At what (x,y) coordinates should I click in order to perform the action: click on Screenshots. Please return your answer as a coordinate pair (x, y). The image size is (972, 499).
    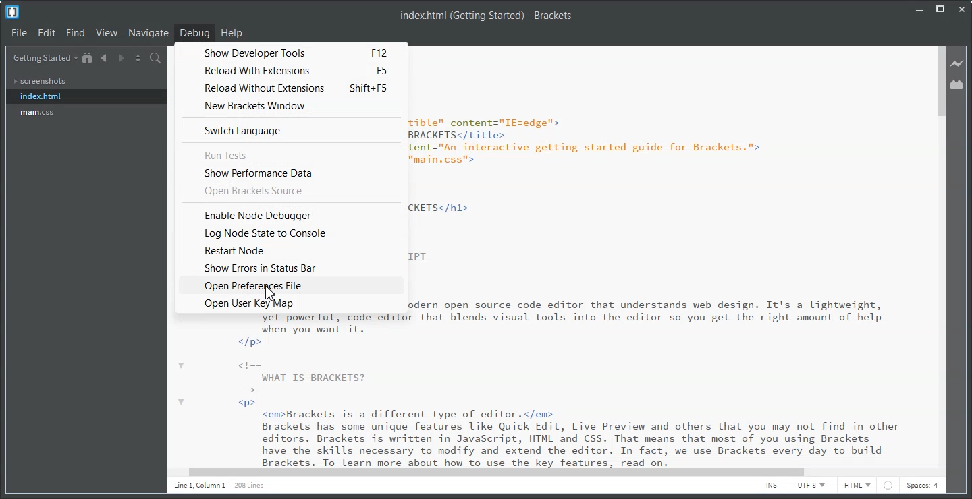
    Looking at the image, I should click on (86, 82).